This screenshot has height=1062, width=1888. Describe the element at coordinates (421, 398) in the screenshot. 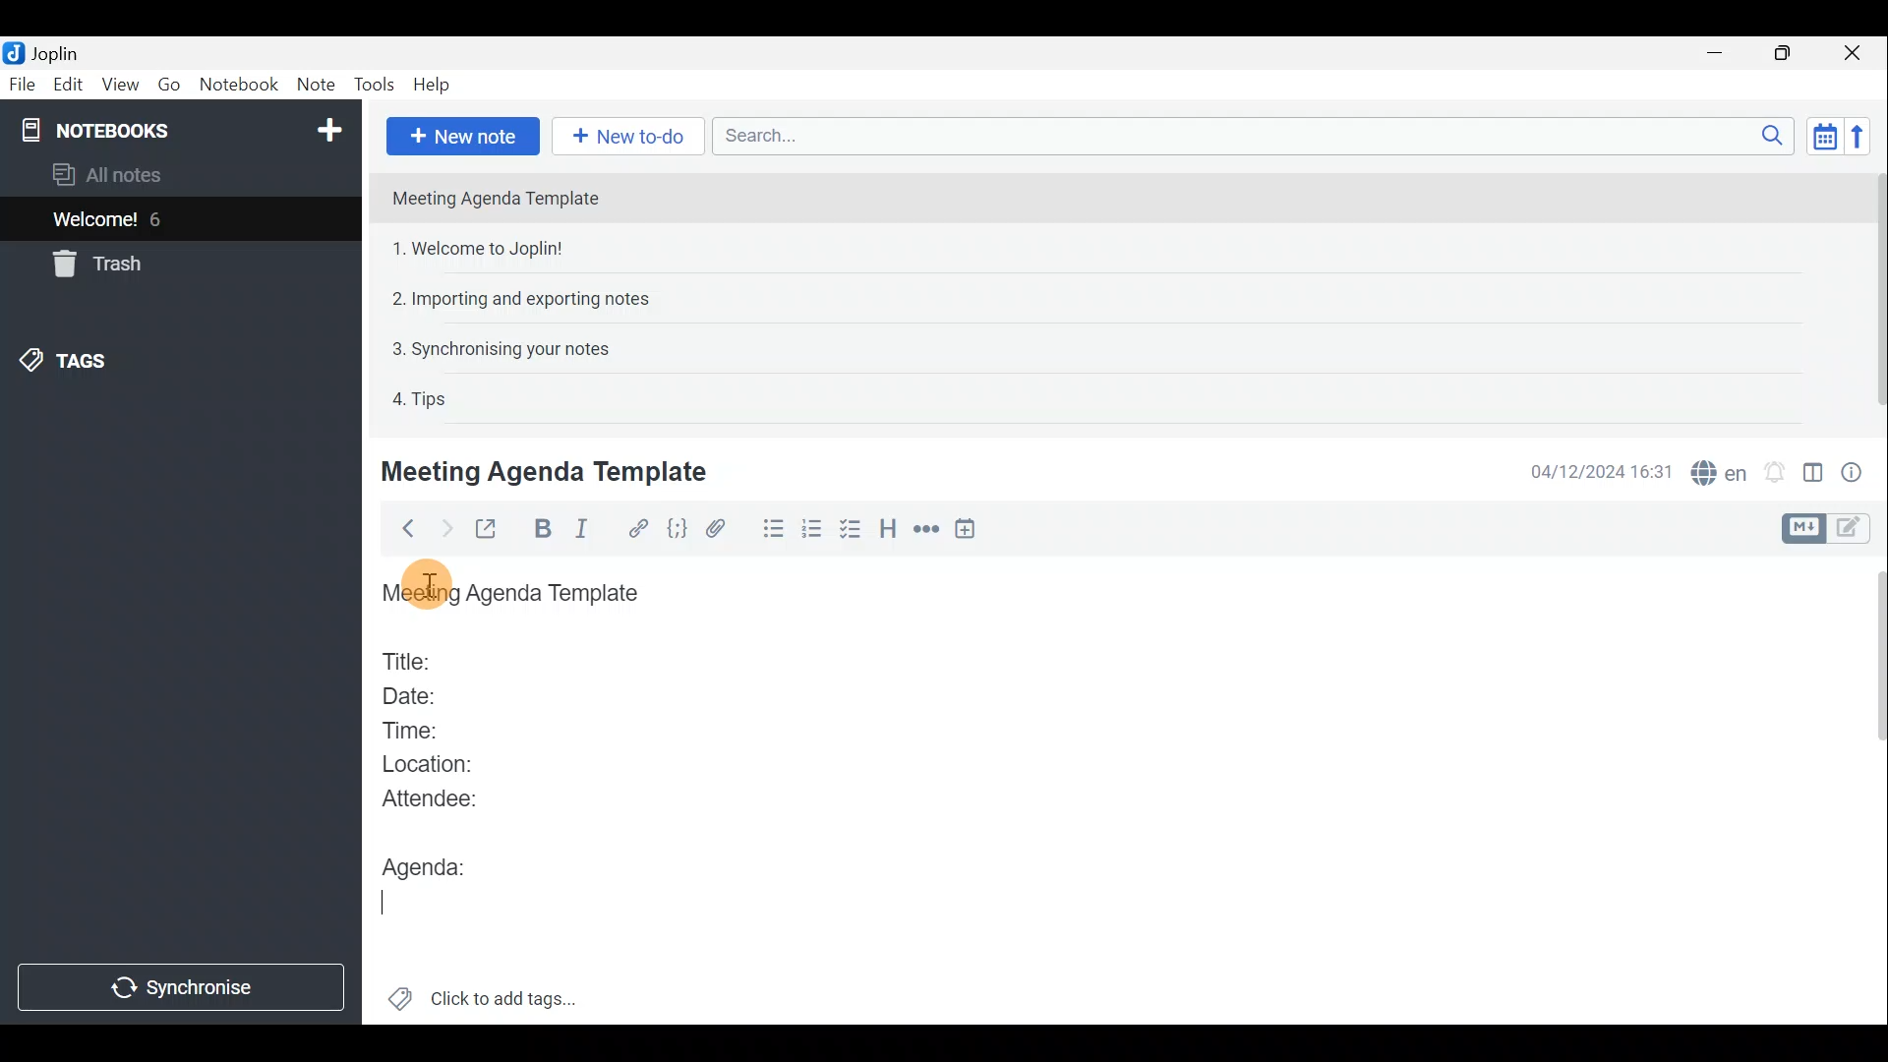

I see `4. Tips` at that location.